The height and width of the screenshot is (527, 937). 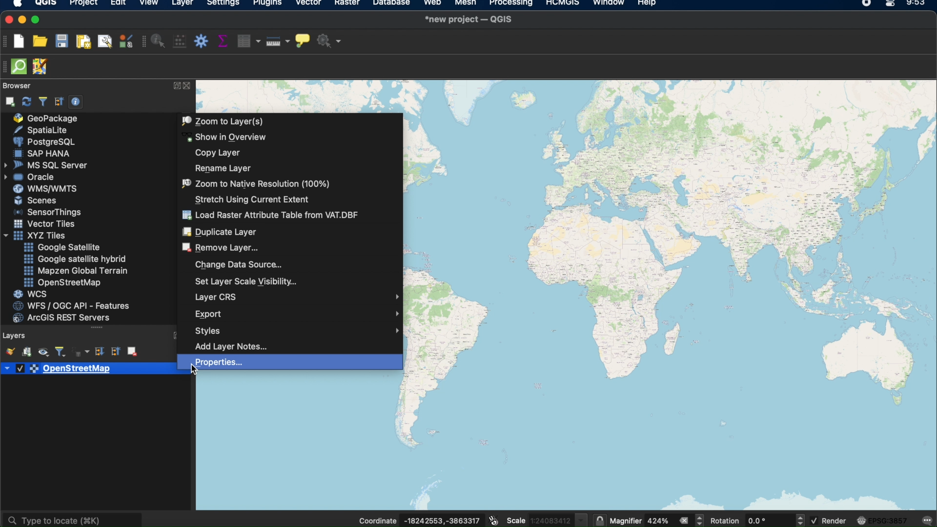 What do you see at coordinates (81, 353) in the screenshot?
I see `filter legend by expression` at bounding box center [81, 353].